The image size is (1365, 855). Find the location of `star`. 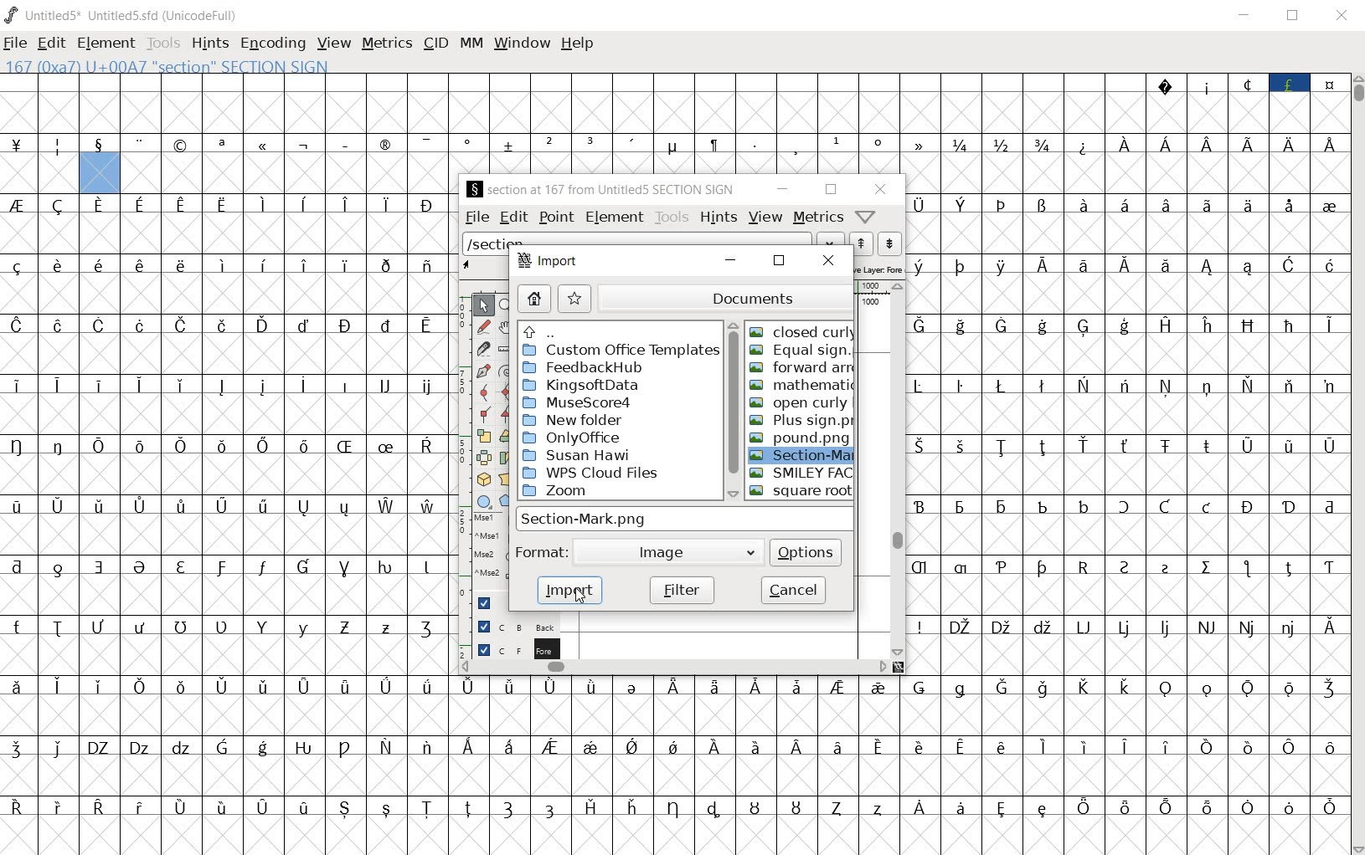

star is located at coordinates (574, 299).